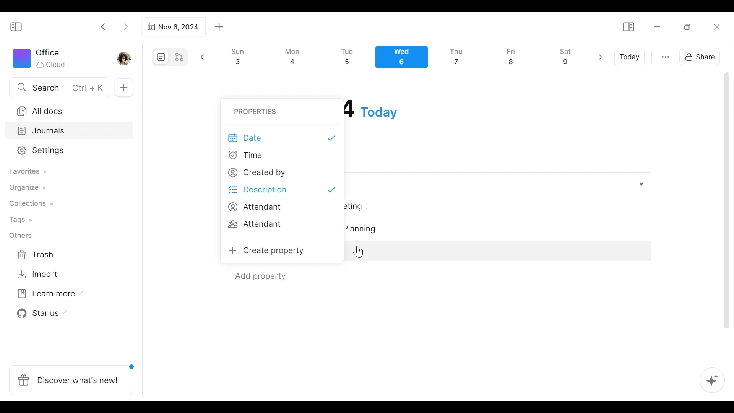 This screenshot has width=734, height=413. I want to click on Workspace icon, so click(41, 57).